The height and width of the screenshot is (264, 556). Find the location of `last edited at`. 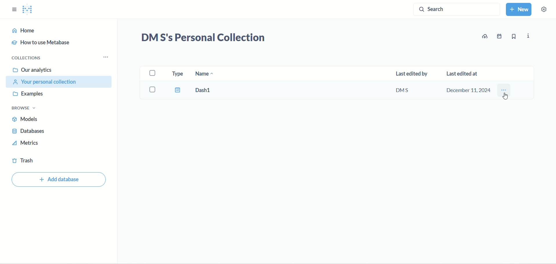

last edited at is located at coordinates (465, 72).